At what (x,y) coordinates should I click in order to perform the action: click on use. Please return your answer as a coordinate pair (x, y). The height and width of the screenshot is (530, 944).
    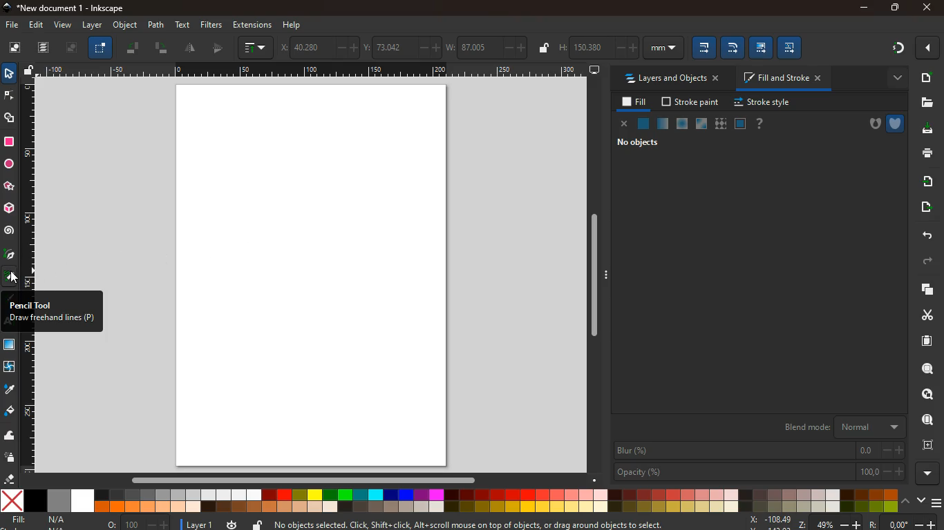
    Looking at the image, I should click on (928, 420).